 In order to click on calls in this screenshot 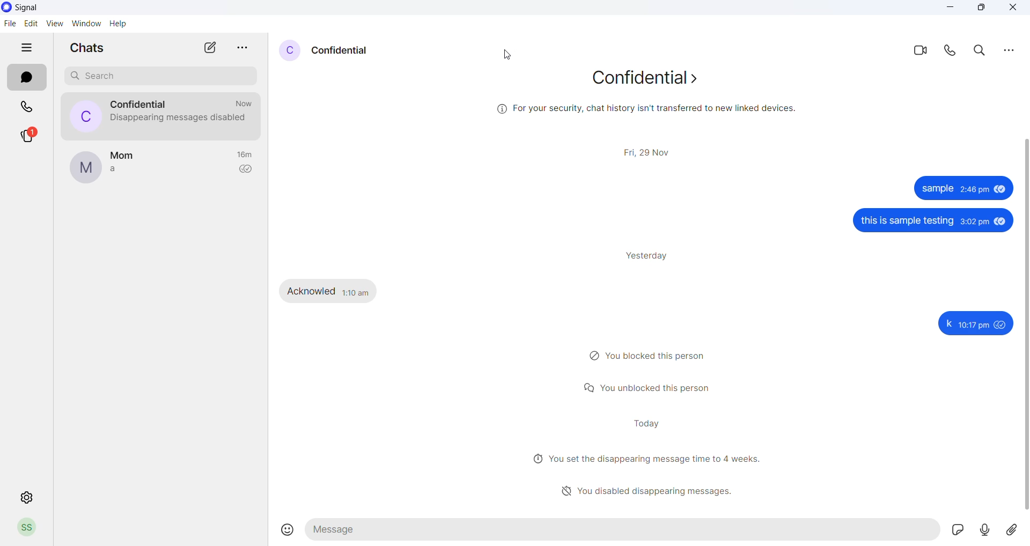, I will do `click(26, 107)`.